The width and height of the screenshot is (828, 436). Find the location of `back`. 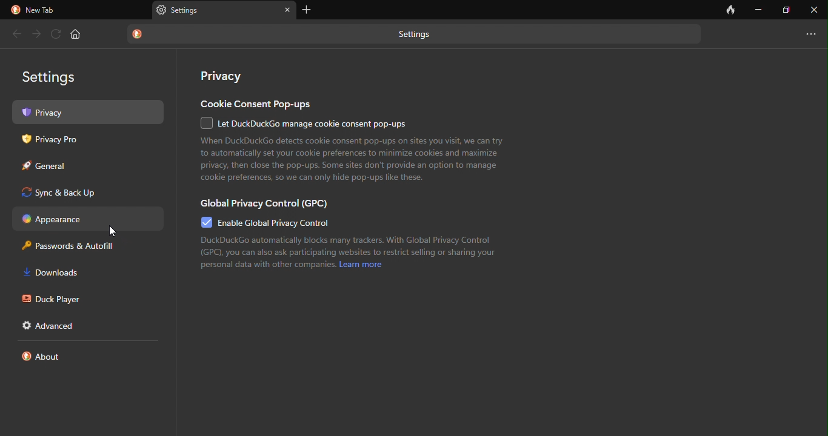

back is located at coordinates (16, 34).